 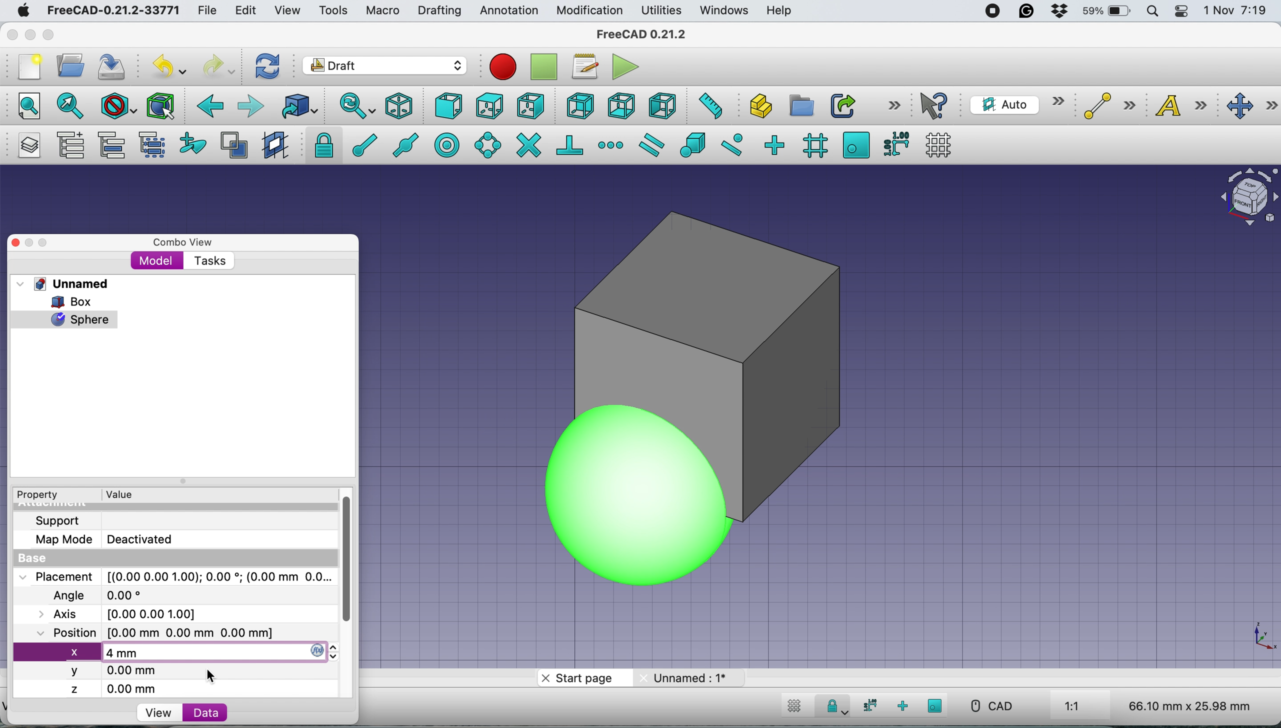 I want to click on tasks, so click(x=208, y=261).